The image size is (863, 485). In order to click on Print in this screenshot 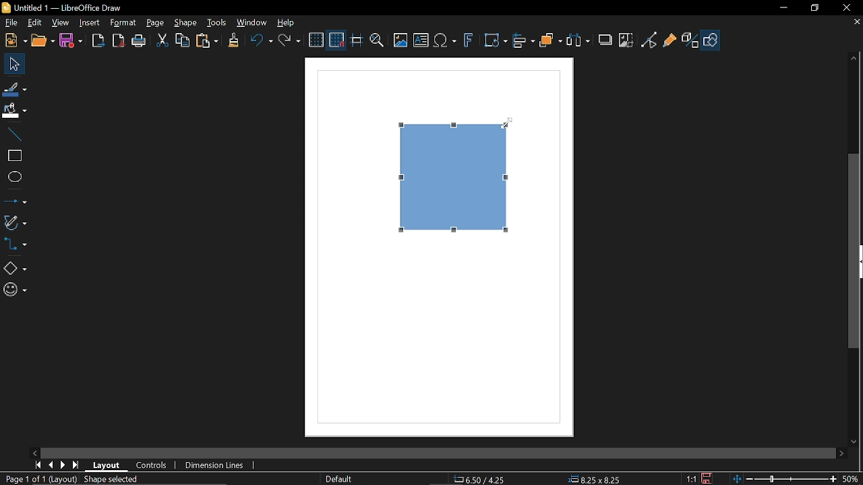, I will do `click(139, 41)`.